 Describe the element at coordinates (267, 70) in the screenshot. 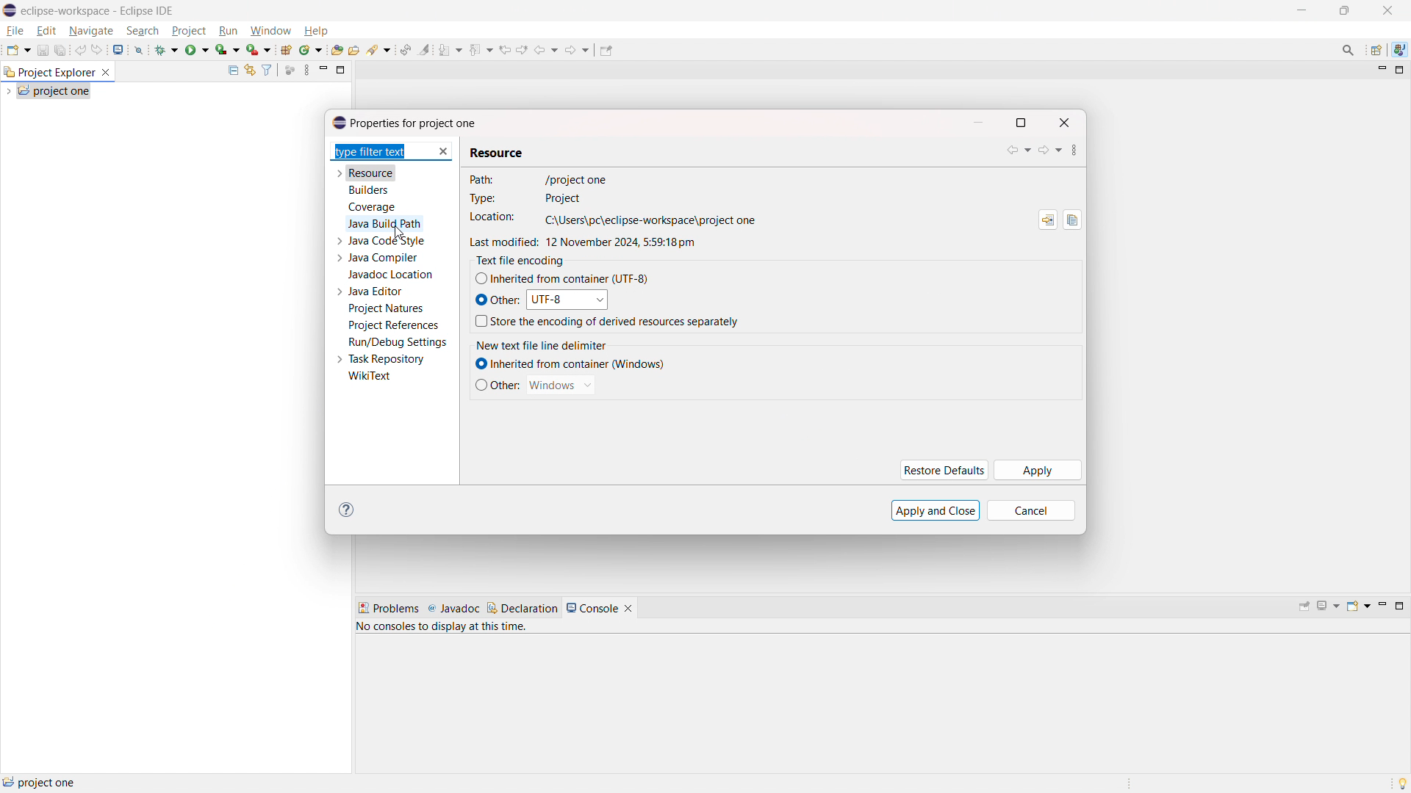

I see `select and deselect filters` at that location.